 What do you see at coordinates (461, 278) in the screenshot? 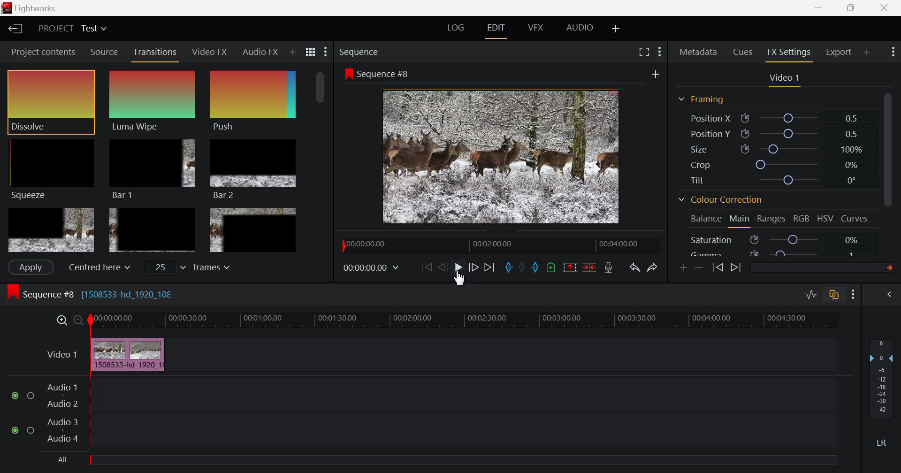
I see `Cursor` at bounding box center [461, 278].